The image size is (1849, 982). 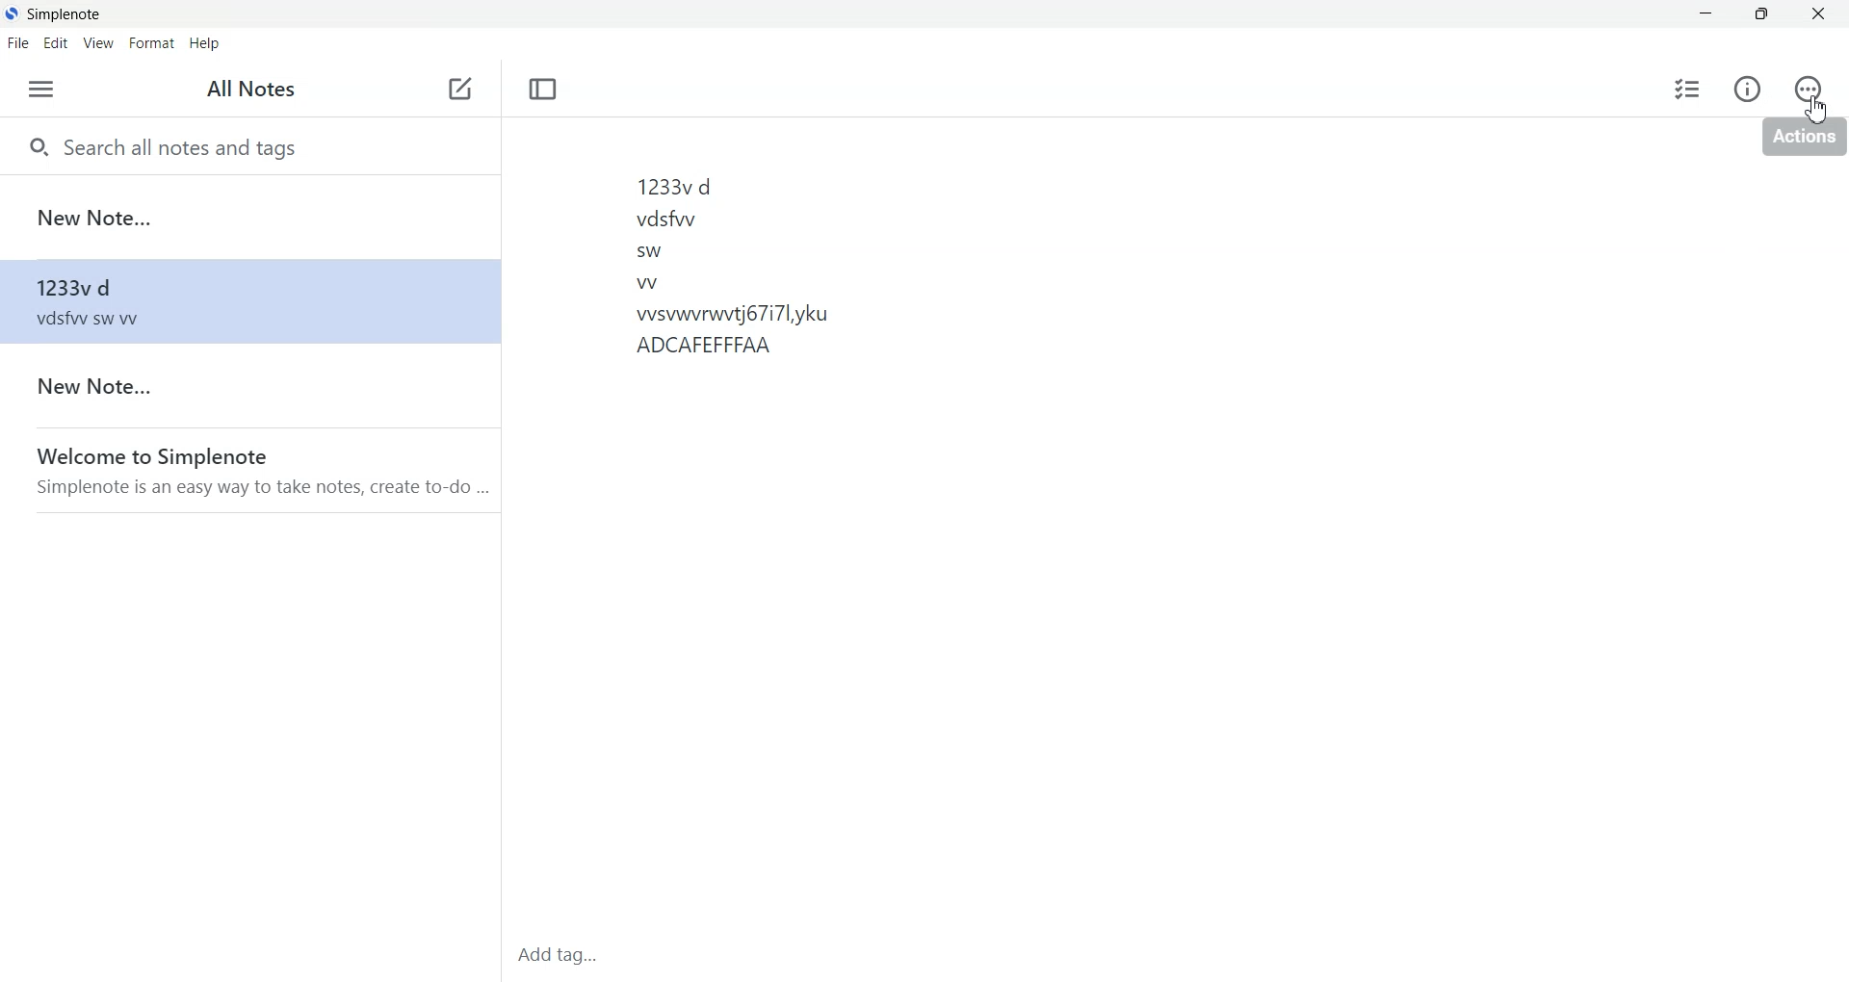 What do you see at coordinates (17, 43) in the screenshot?
I see `File` at bounding box center [17, 43].